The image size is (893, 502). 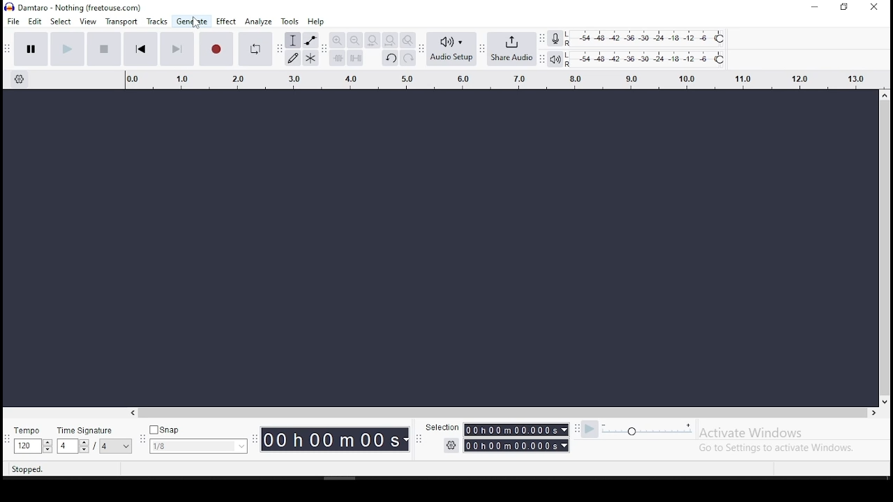 What do you see at coordinates (391, 40) in the screenshot?
I see `fit project to width` at bounding box center [391, 40].